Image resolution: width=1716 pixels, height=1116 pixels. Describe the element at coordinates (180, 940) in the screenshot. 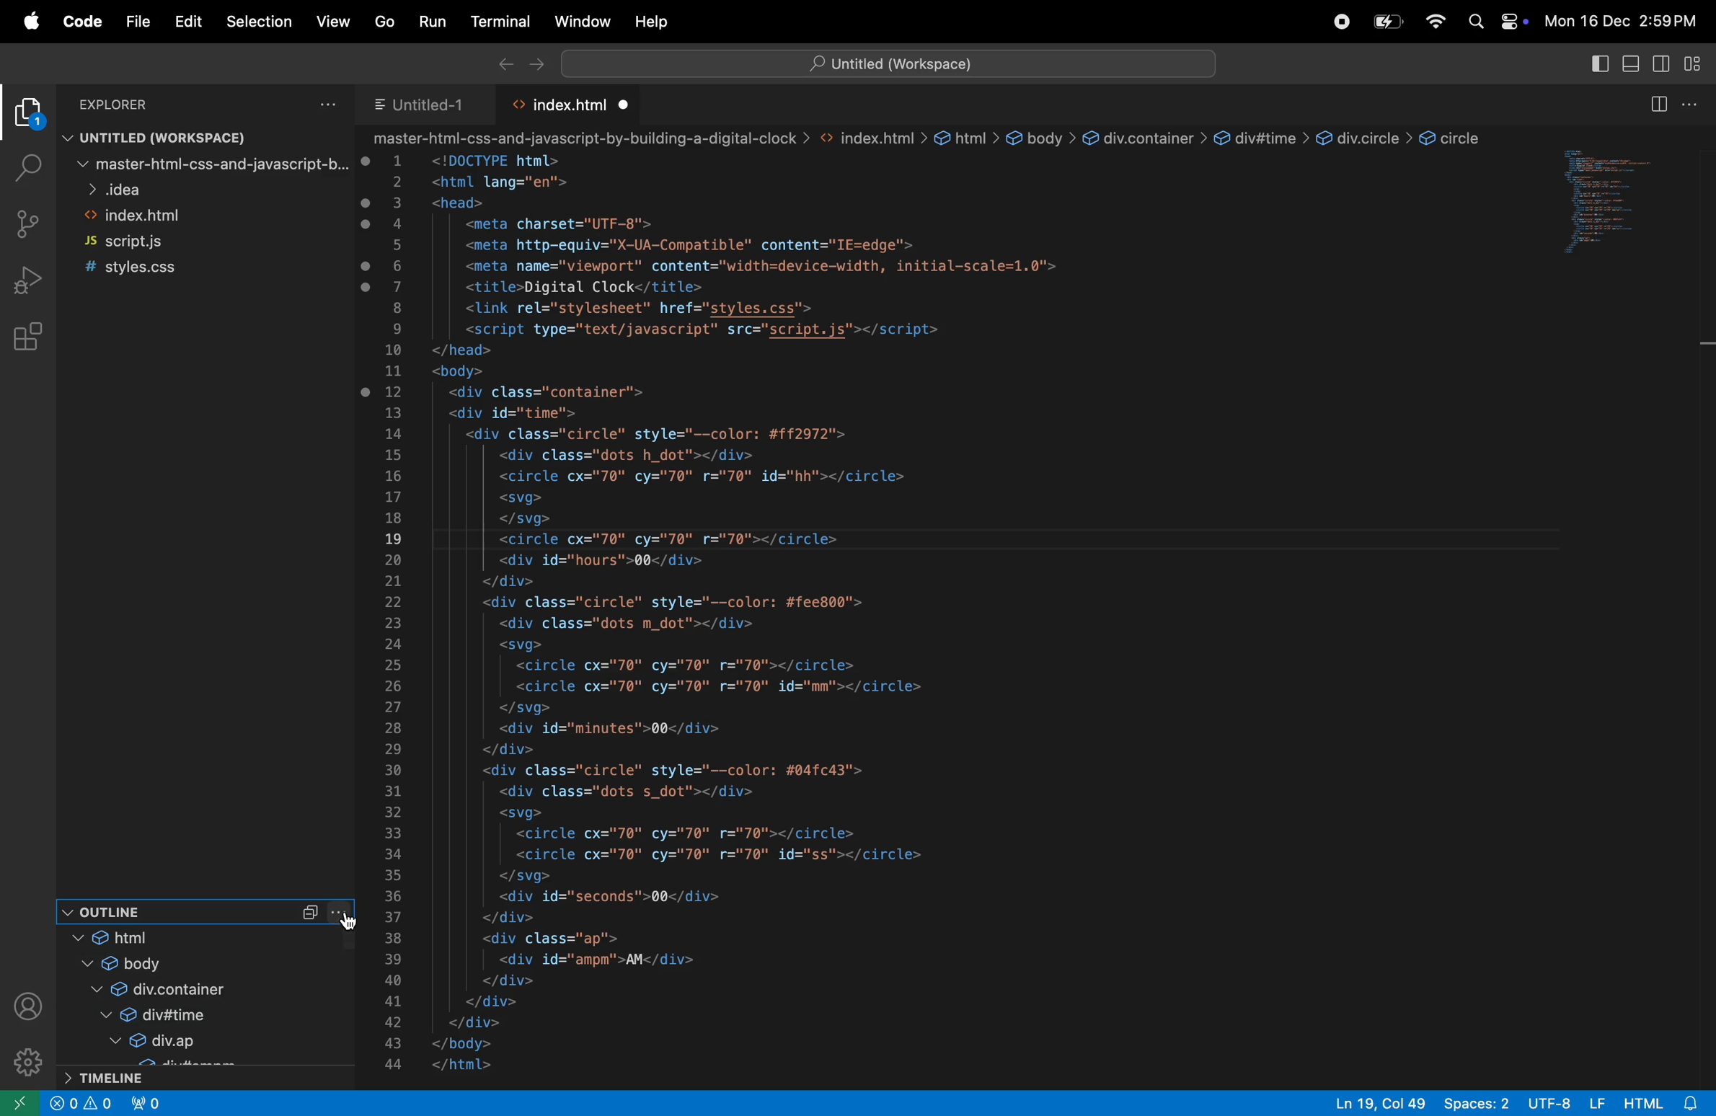

I see `html` at that location.